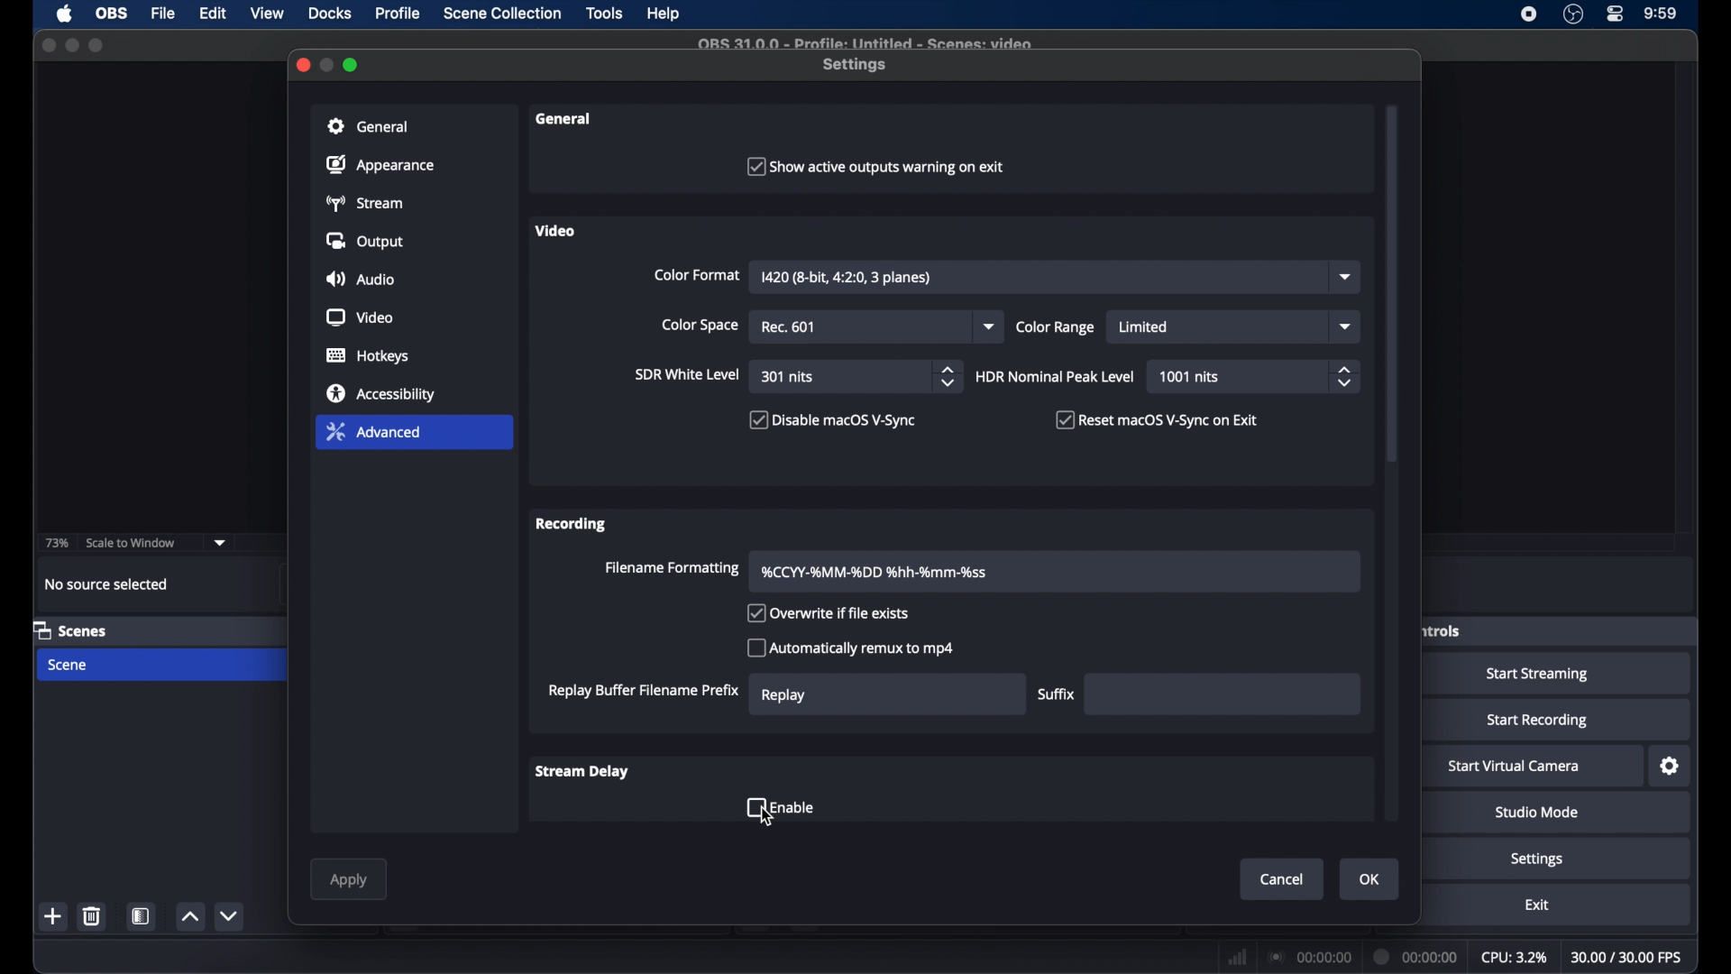 This screenshot has width=1731, height=974. Describe the element at coordinates (948, 377) in the screenshot. I see `stepper buttons` at that location.